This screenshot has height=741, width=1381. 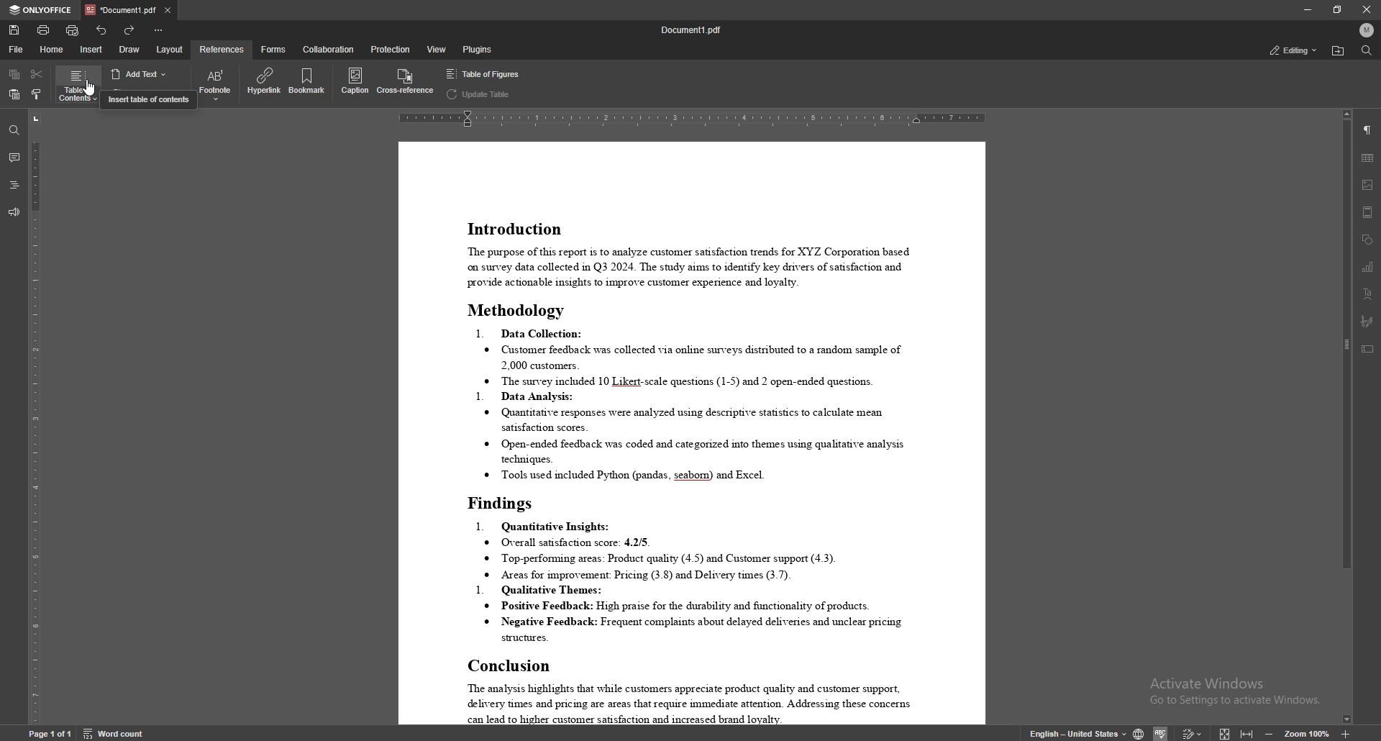 What do you see at coordinates (1367, 349) in the screenshot?
I see `text box` at bounding box center [1367, 349].